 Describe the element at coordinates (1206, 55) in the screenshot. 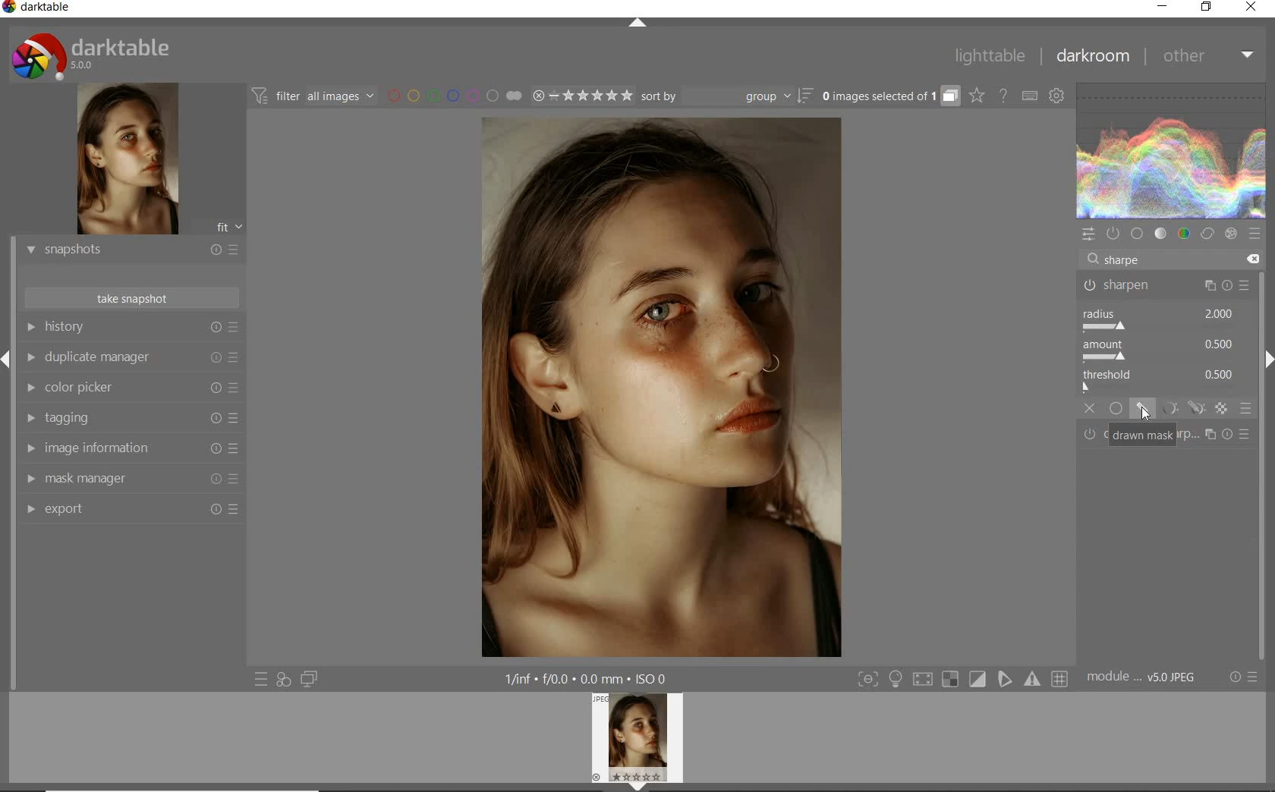

I see `other` at that location.